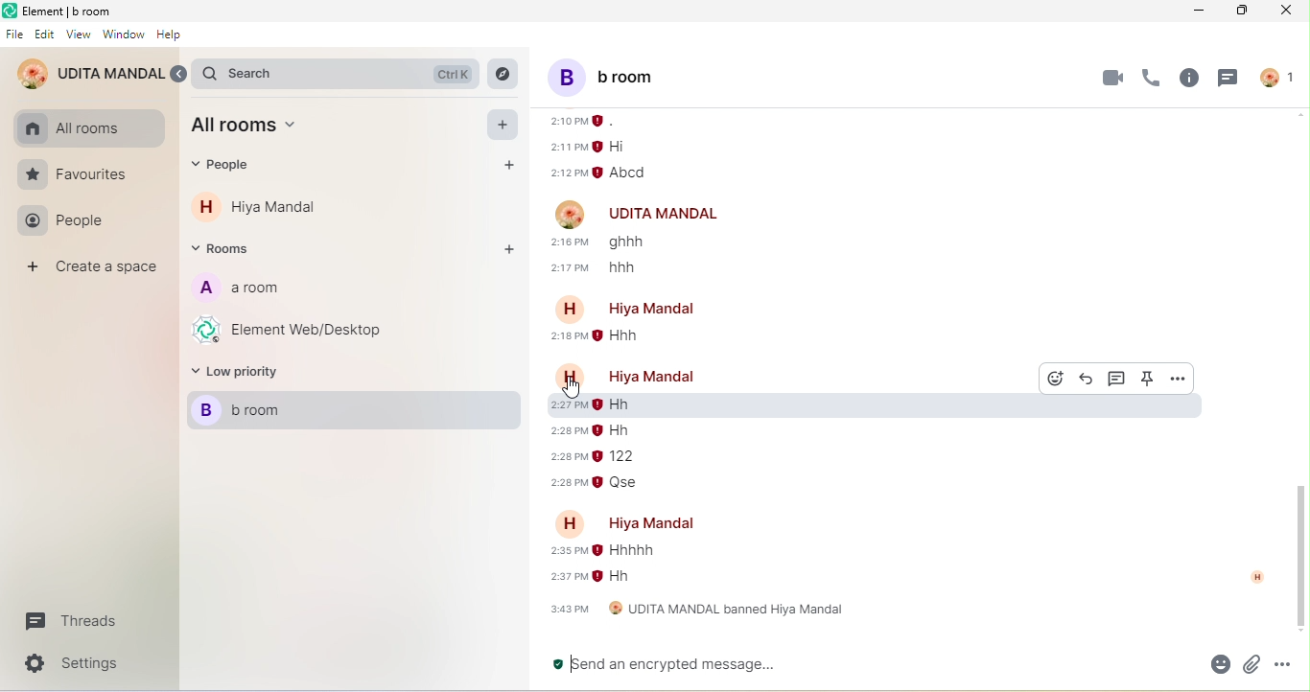 Image resolution: width=1310 pixels, height=692 pixels. What do you see at coordinates (1241, 11) in the screenshot?
I see `maximize` at bounding box center [1241, 11].